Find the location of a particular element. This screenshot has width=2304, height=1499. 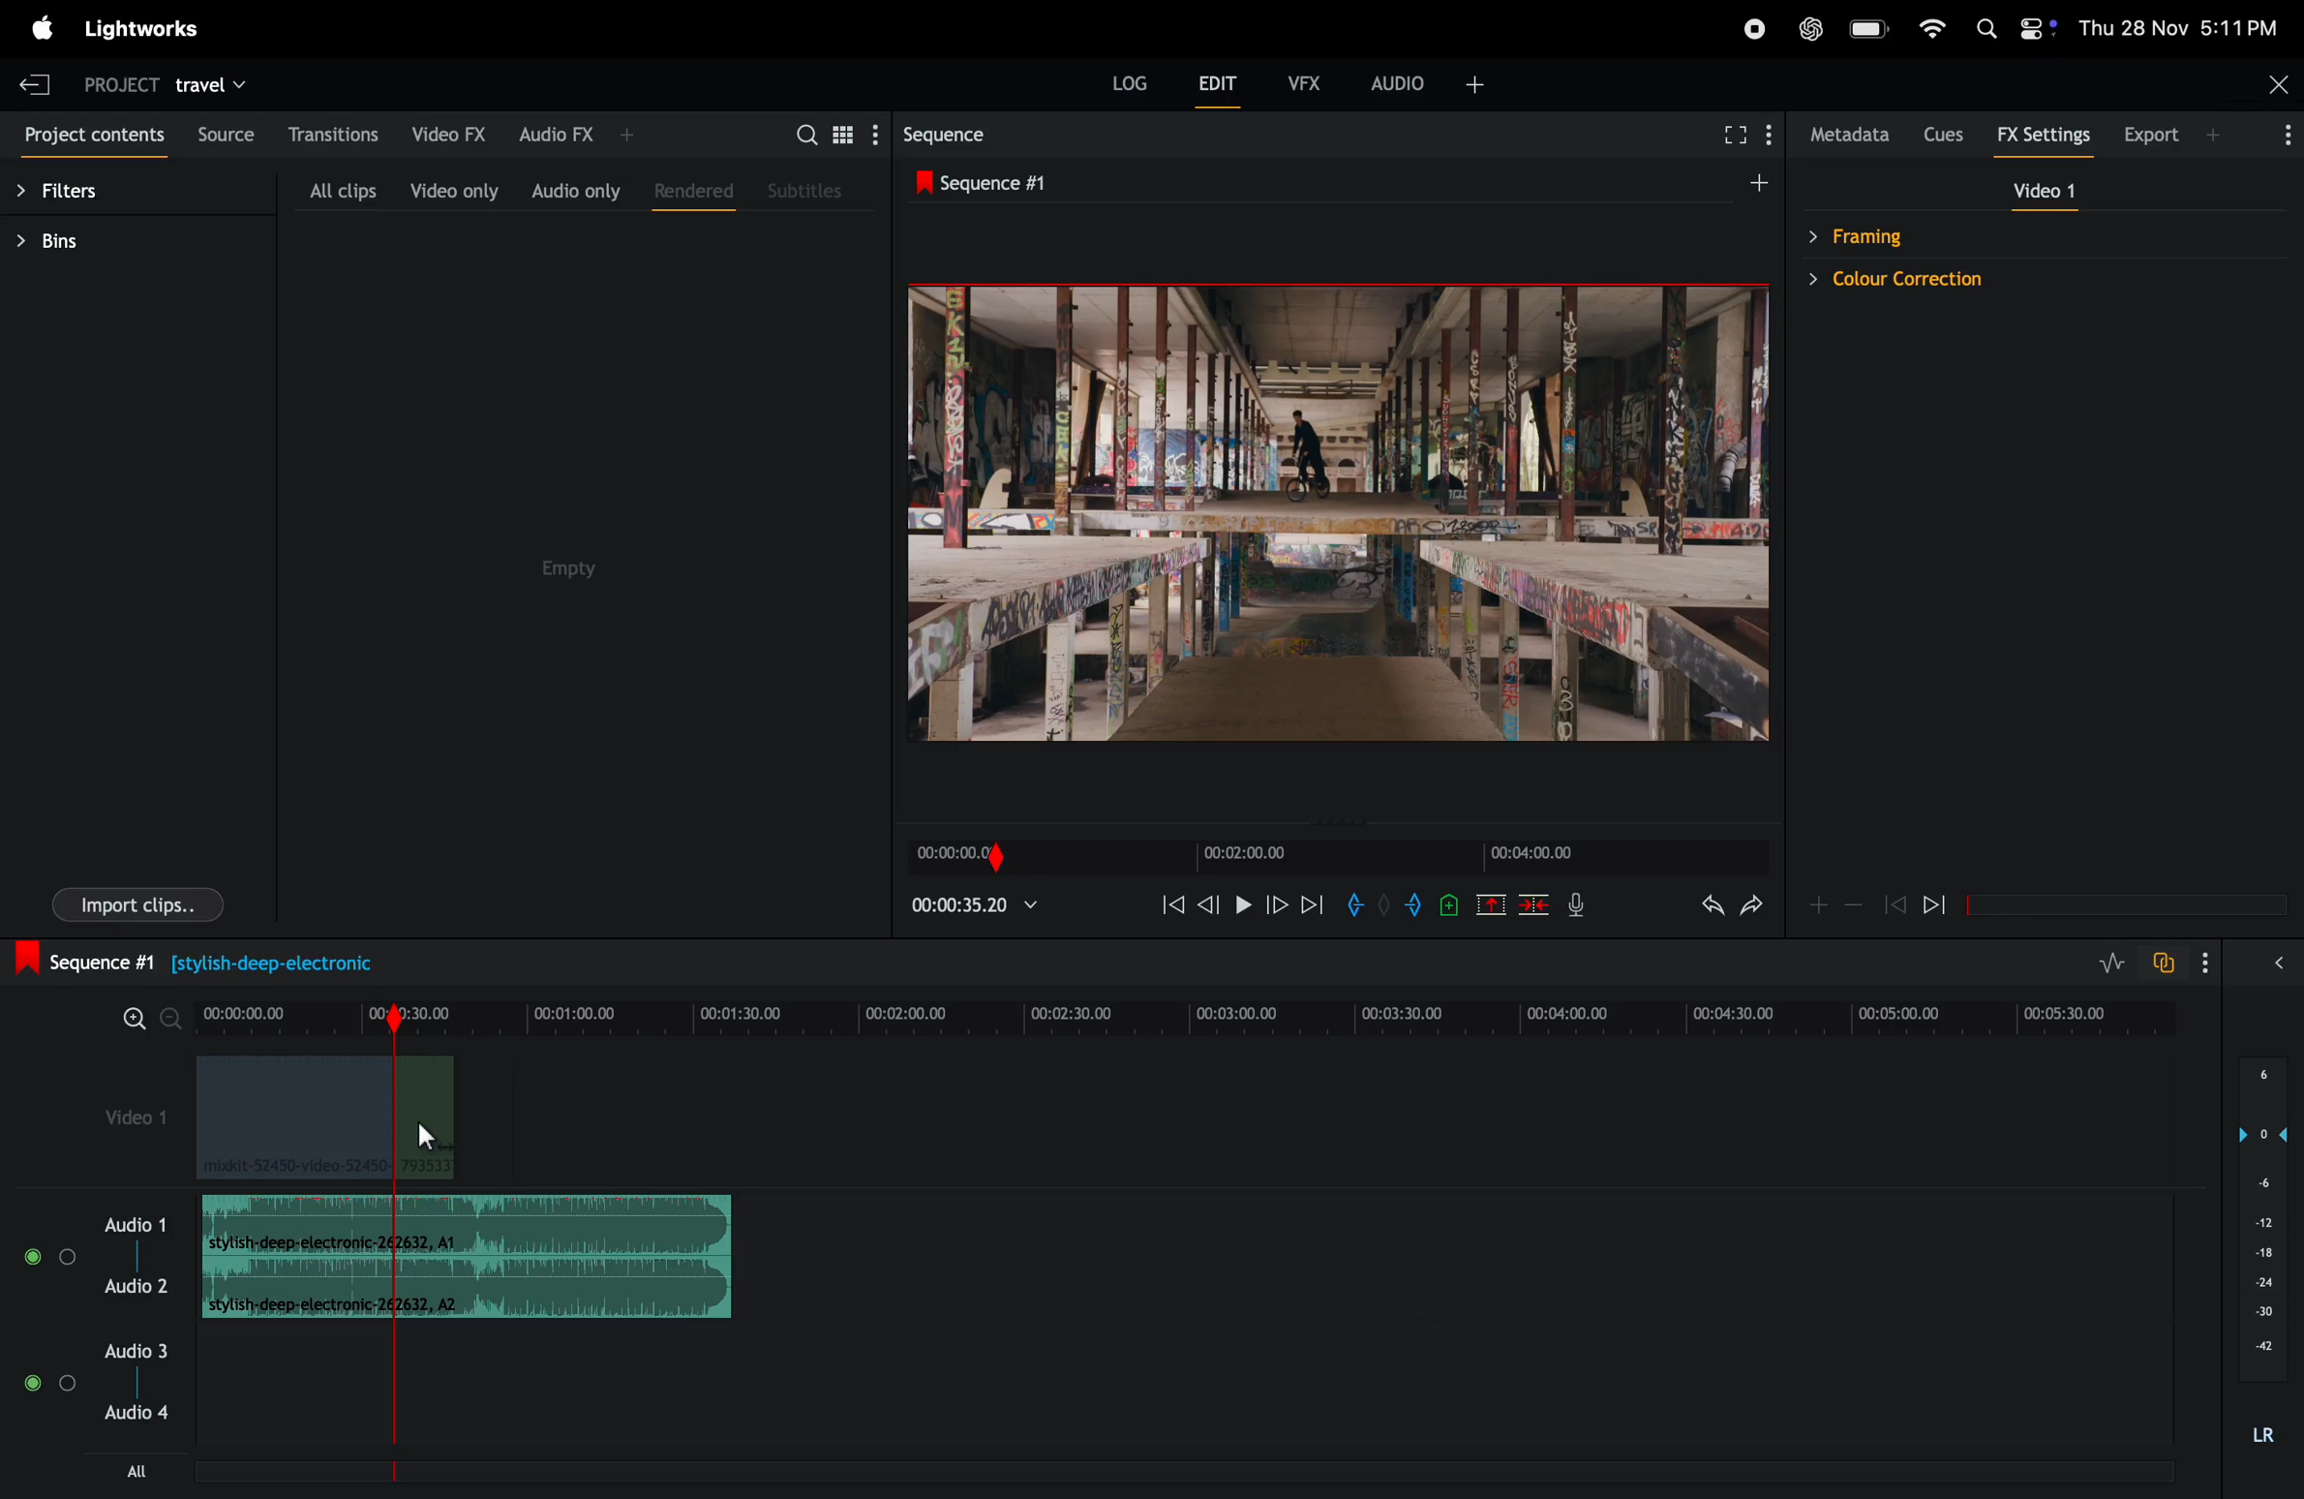

Audio 3 is located at coordinates (135, 1352).